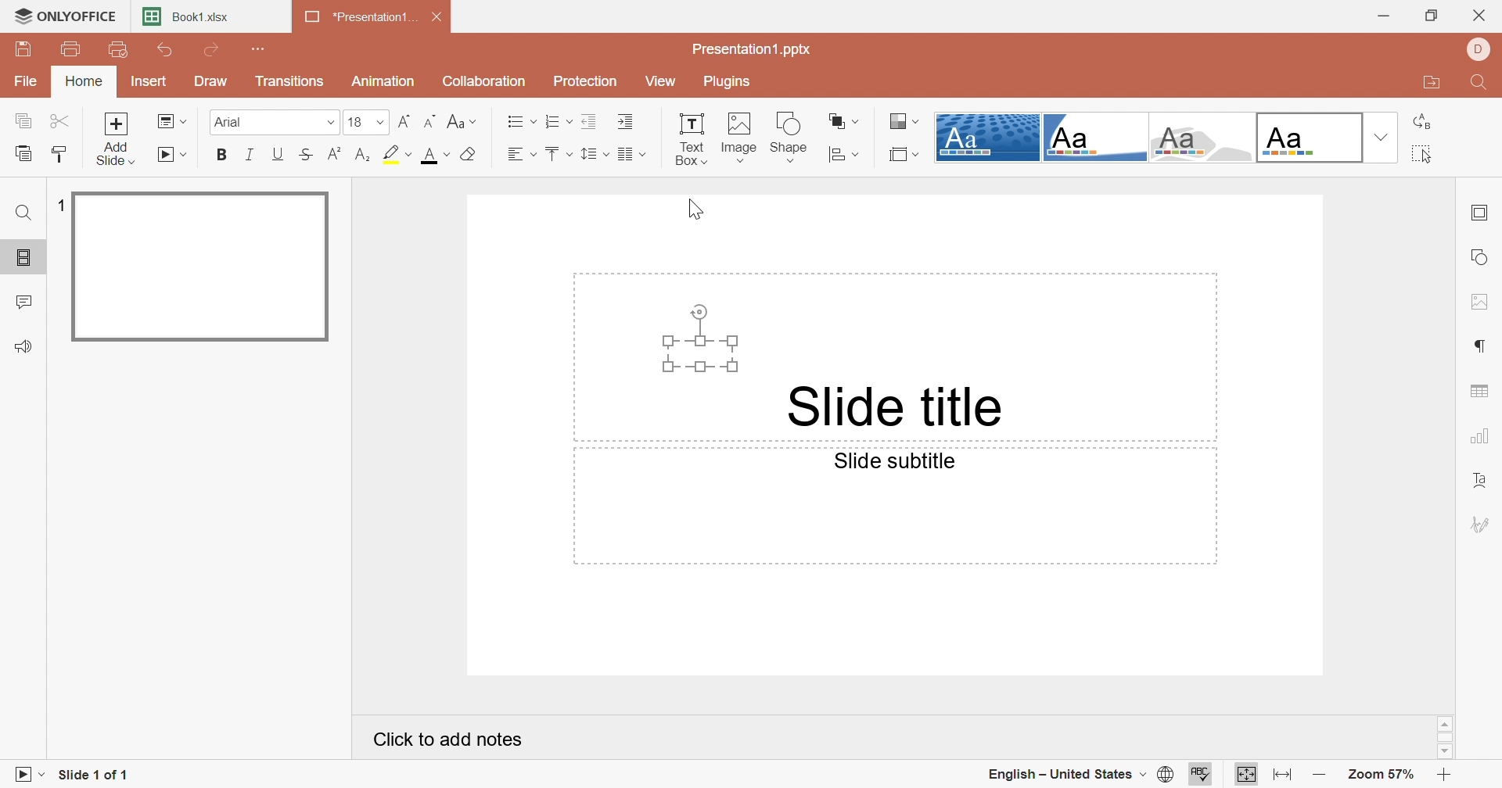 This screenshot has width=1502, height=788. Describe the element at coordinates (24, 212) in the screenshot. I see `Find` at that location.